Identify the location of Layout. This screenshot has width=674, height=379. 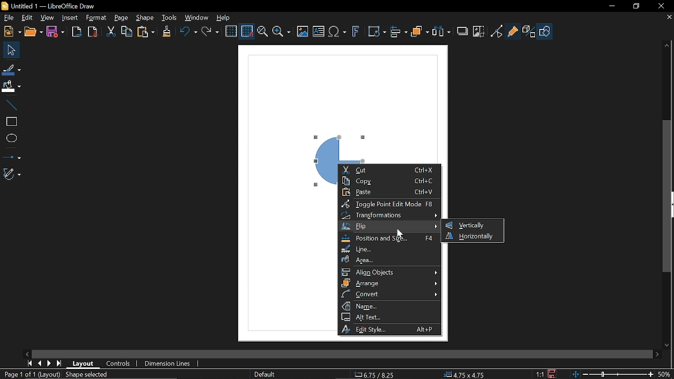
(84, 363).